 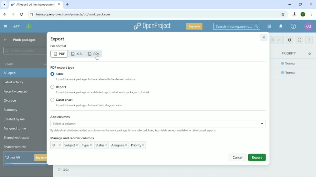 What do you see at coordinates (67, 170) in the screenshot?
I see `(1-2/2)` at bounding box center [67, 170].